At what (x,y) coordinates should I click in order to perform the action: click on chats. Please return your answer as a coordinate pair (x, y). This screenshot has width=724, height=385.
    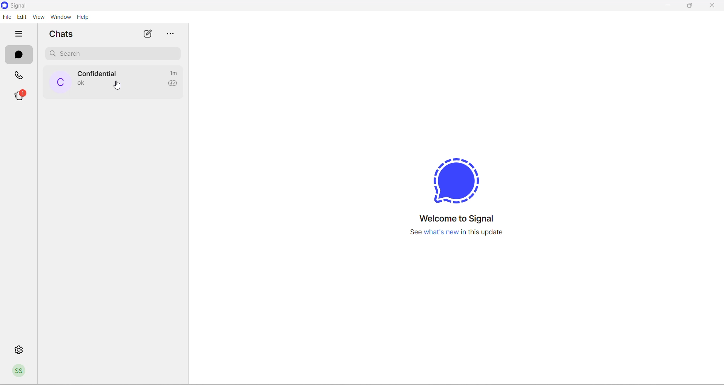
    Looking at the image, I should click on (18, 55).